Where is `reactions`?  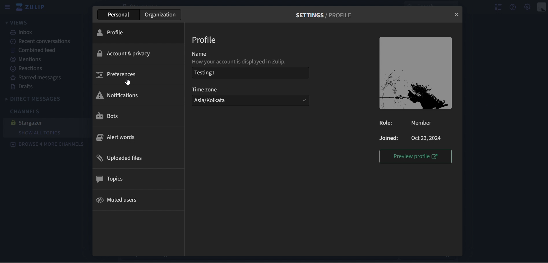
reactions is located at coordinates (28, 69).